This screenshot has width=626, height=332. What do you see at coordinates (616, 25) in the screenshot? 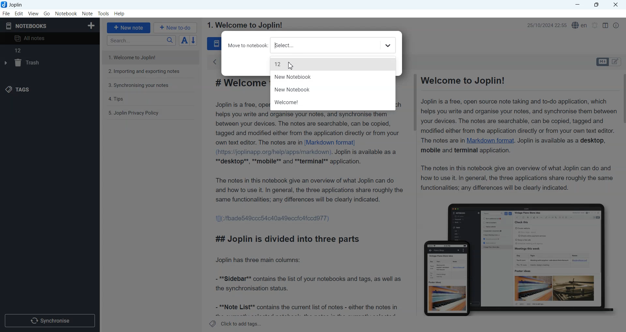
I see `Note Properties` at bounding box center [616, 25].